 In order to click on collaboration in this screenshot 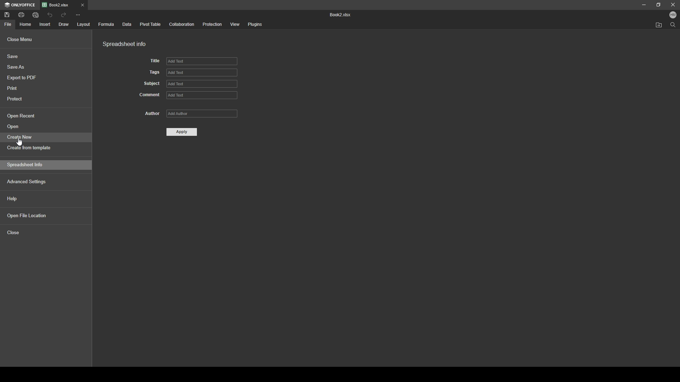, I will do `click(183, 24)`.